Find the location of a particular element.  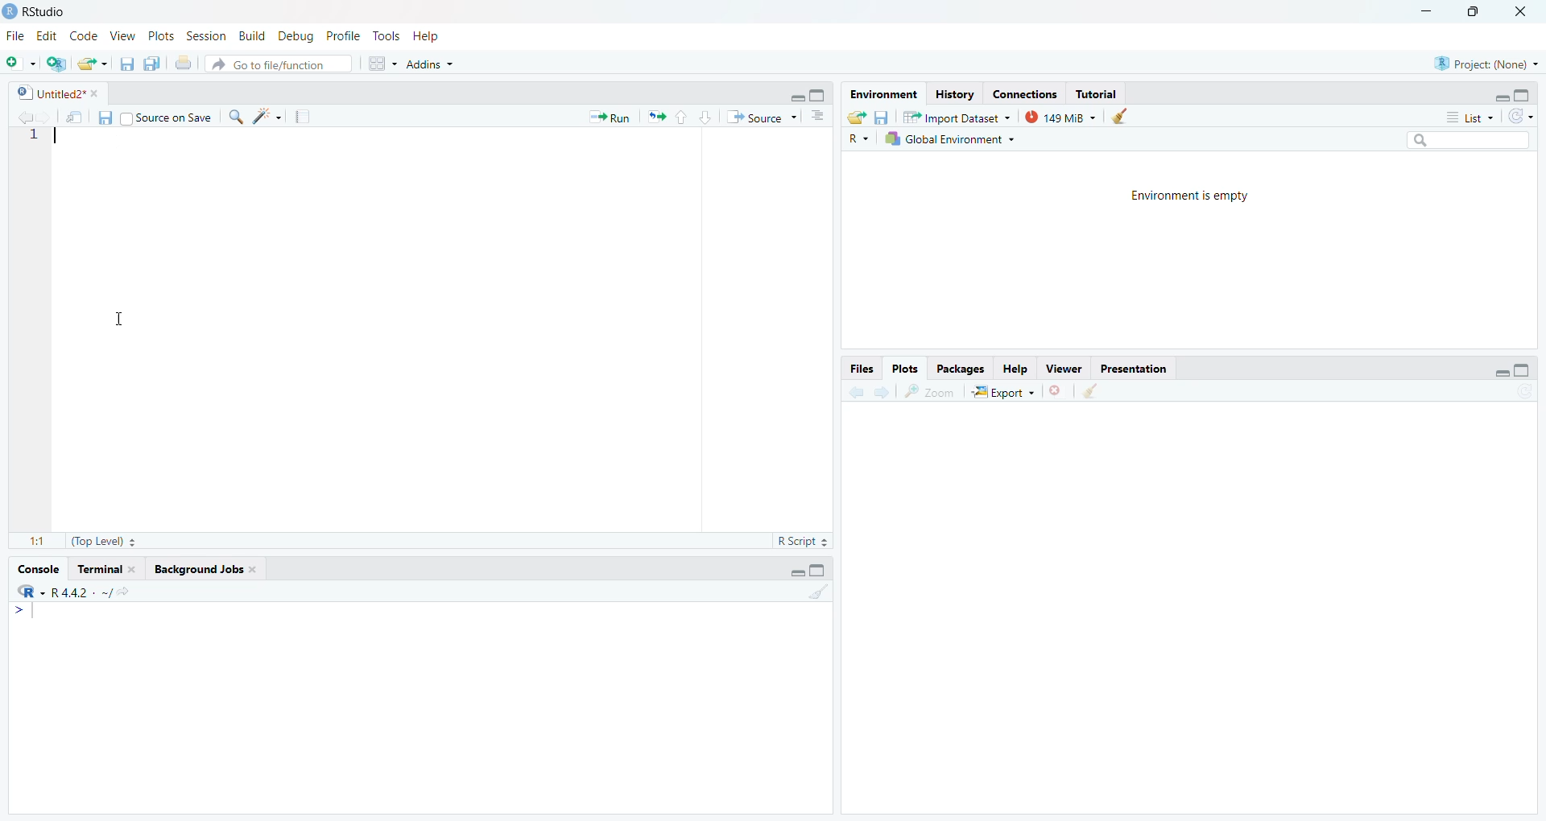

Environment is located at coordinates (883, 94).